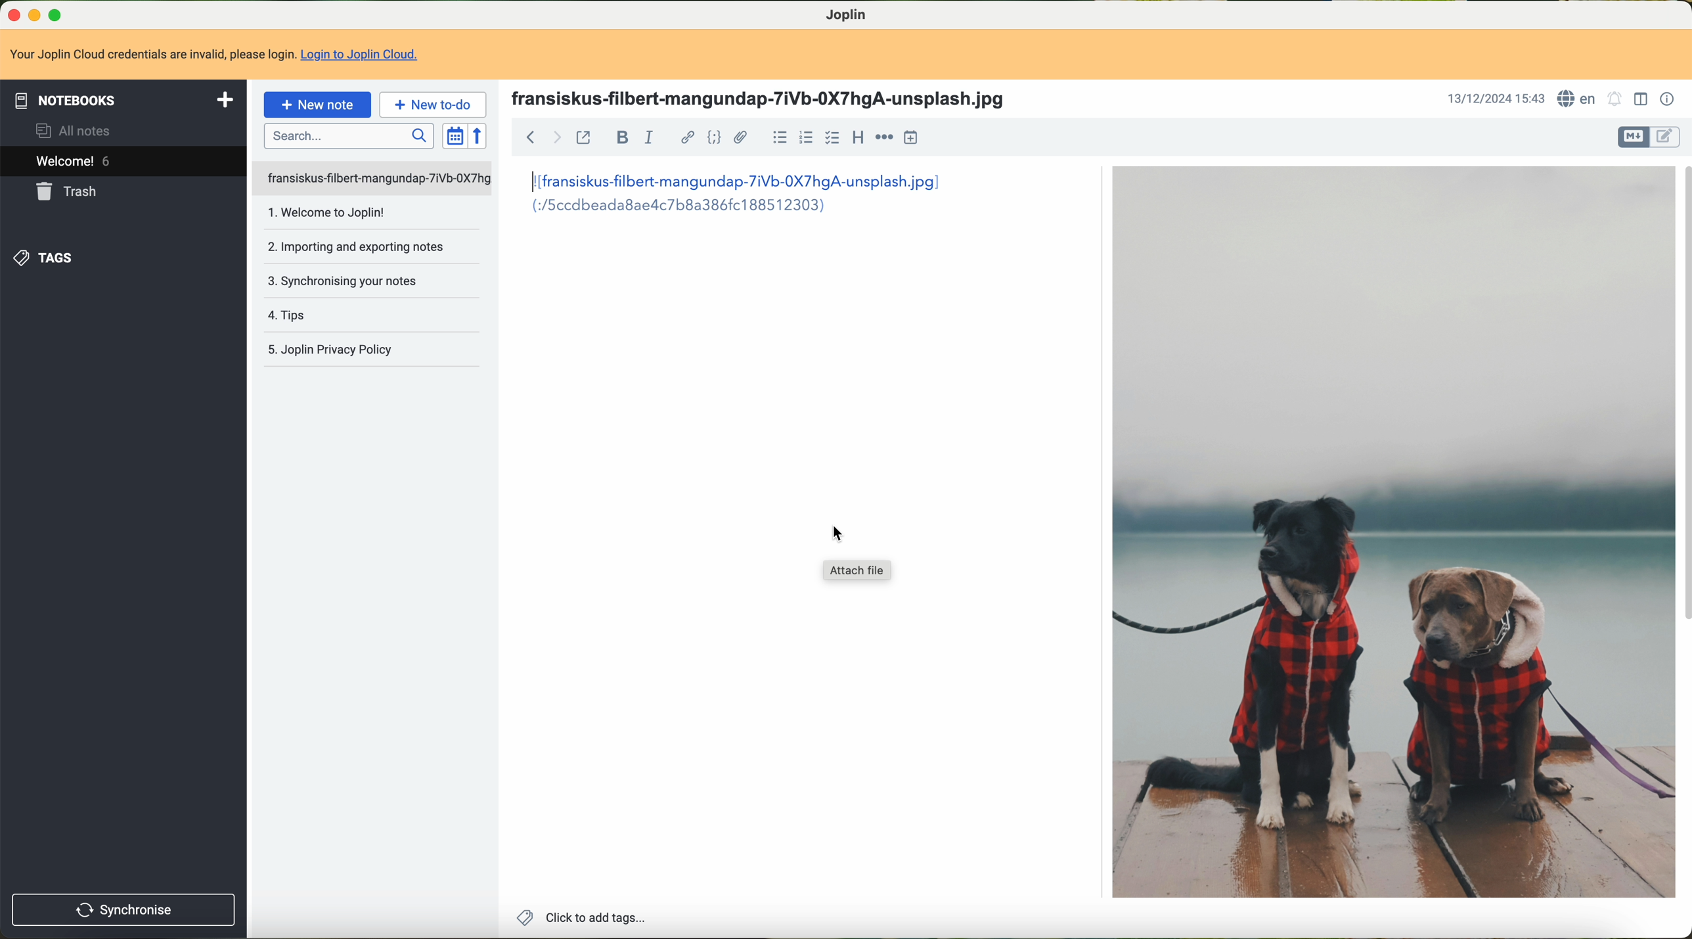 This screenshot has width=1692, height=939. I want to click on date and hour, so click(1493, 100).